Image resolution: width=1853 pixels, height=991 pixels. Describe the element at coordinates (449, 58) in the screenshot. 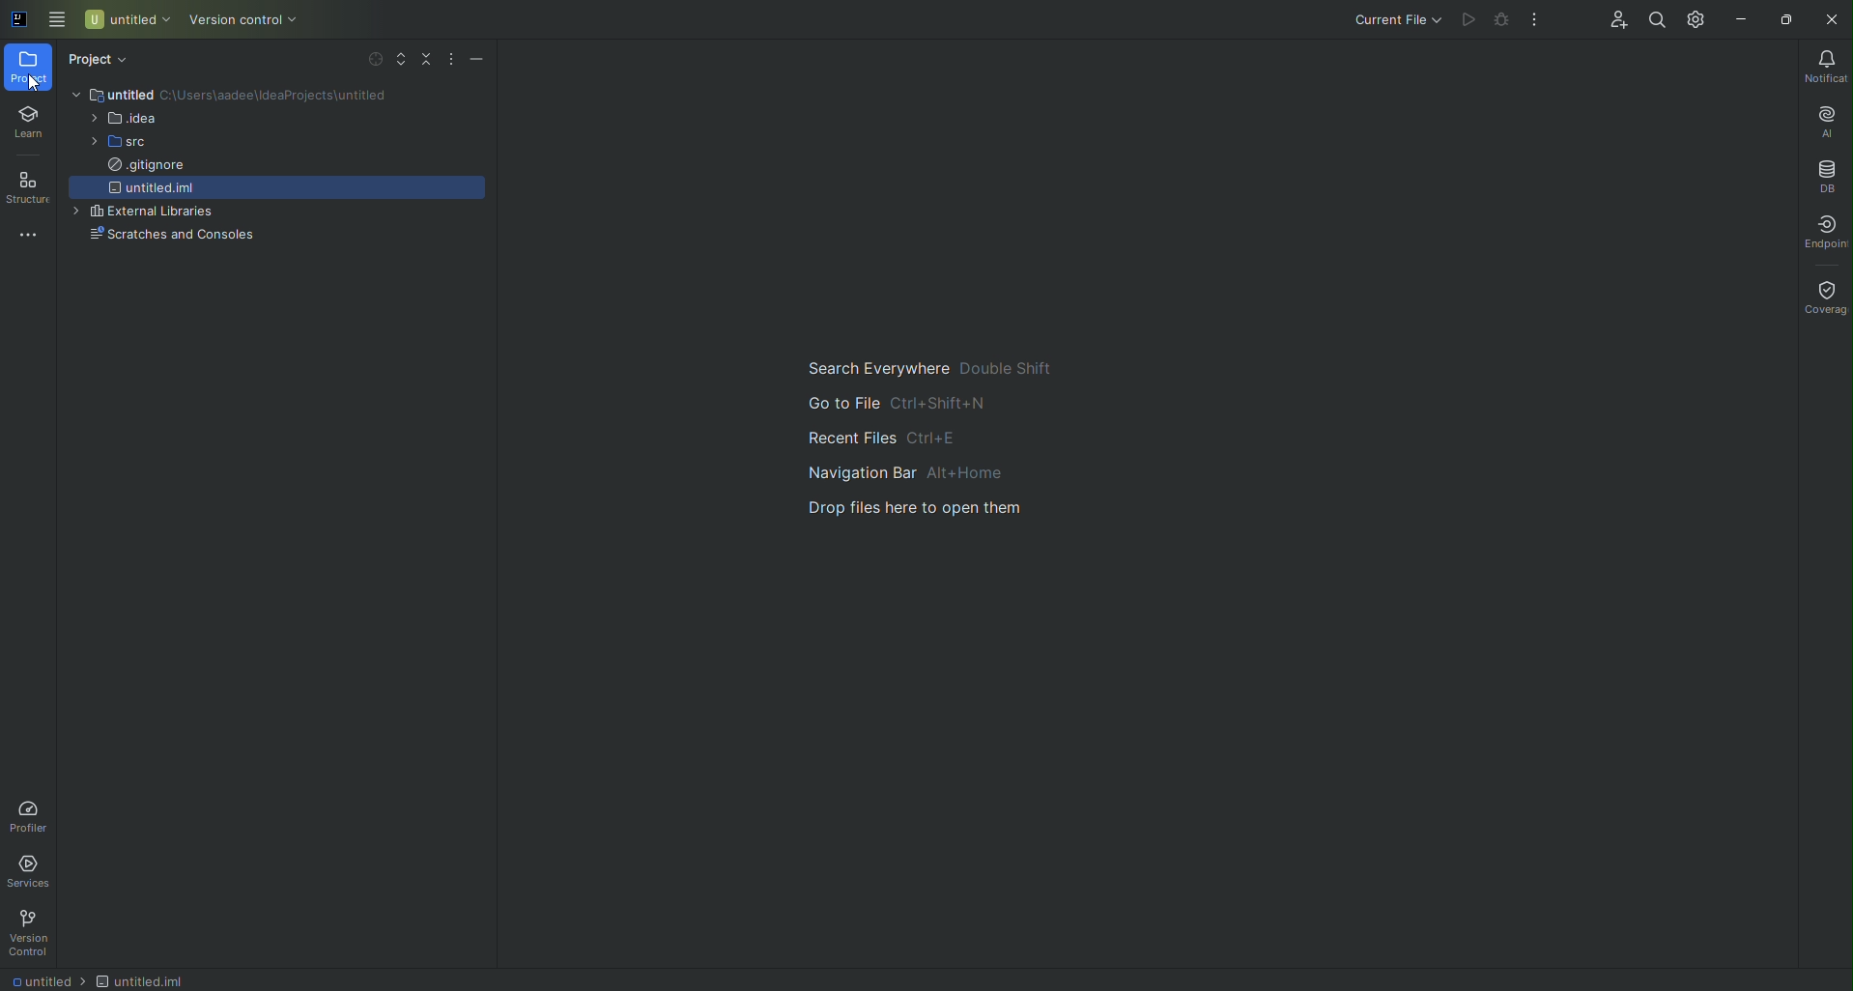

I see `More Actions` at that location.